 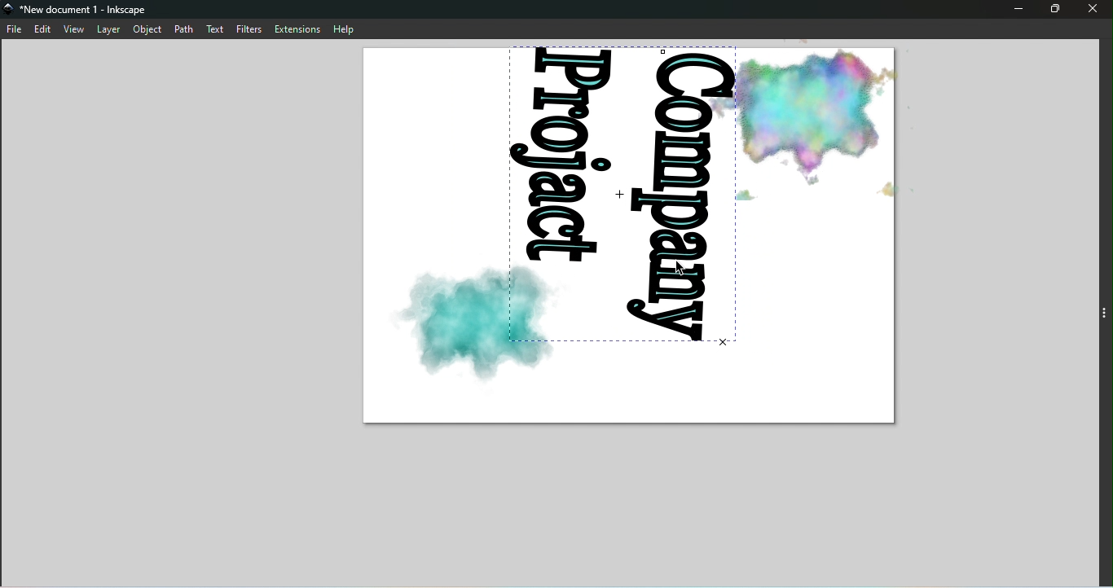 I want to click on Filters, so click(x=252, y=28).